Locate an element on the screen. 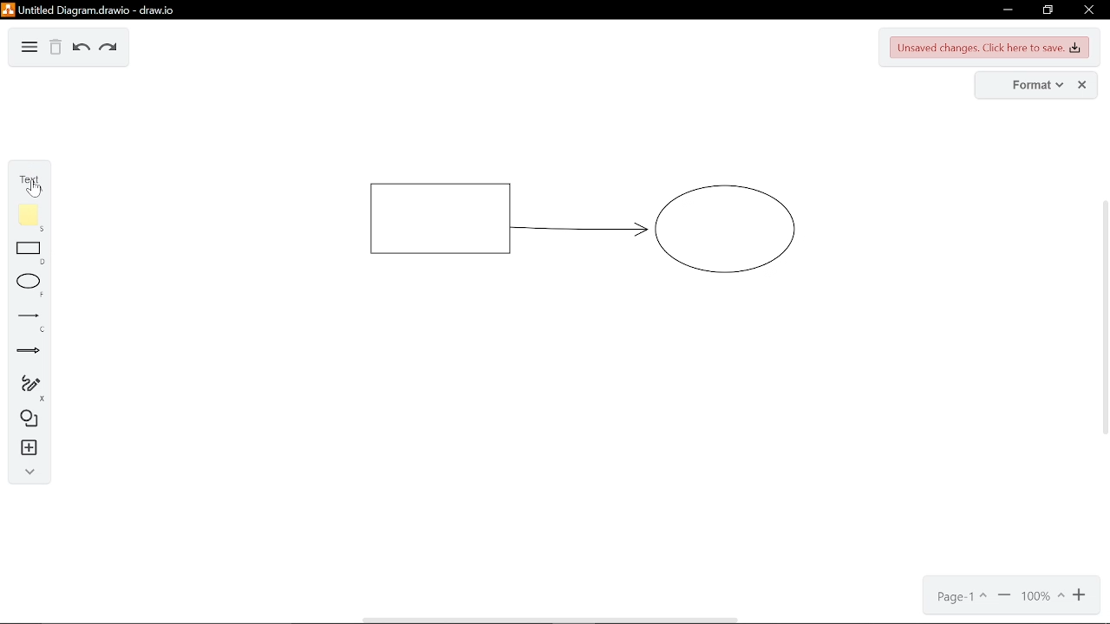 The height and width of the screenshot is (624, 1110). zoom in  is located at coordinates (1004, 597).